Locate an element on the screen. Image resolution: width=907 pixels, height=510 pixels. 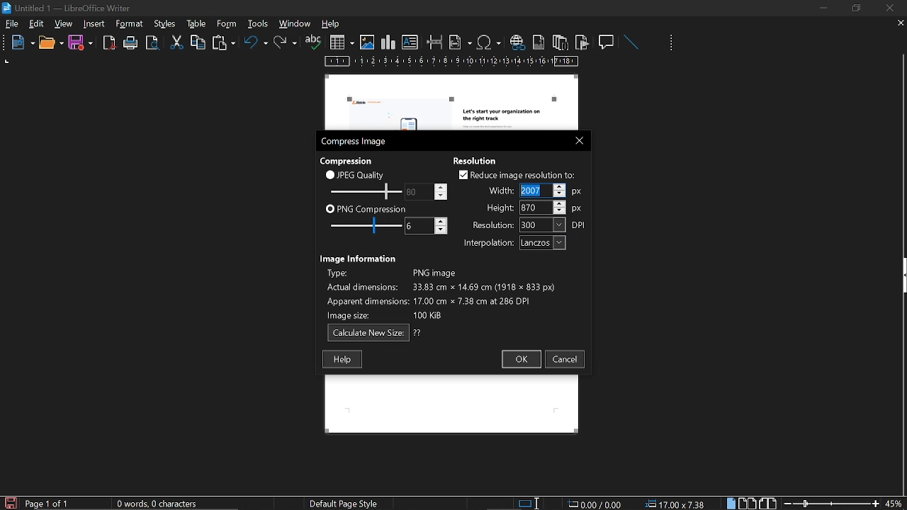
page style is located at coordinates (347, 503).